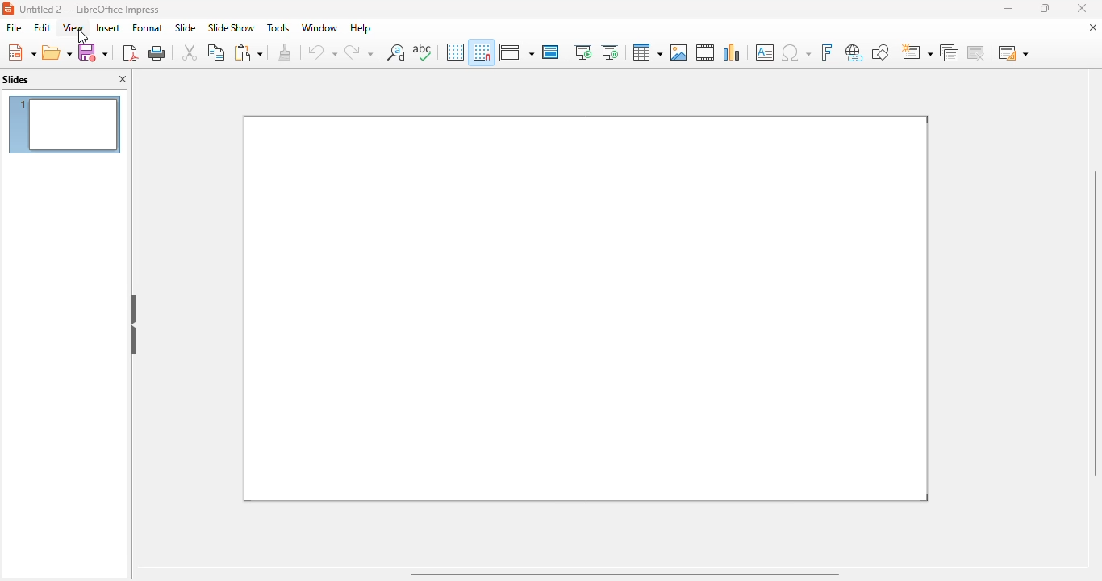 This screenshot has height=581, width=1102. Describe the element at coordinates (359, 52) in the screenshot. I see `redo` at that location.